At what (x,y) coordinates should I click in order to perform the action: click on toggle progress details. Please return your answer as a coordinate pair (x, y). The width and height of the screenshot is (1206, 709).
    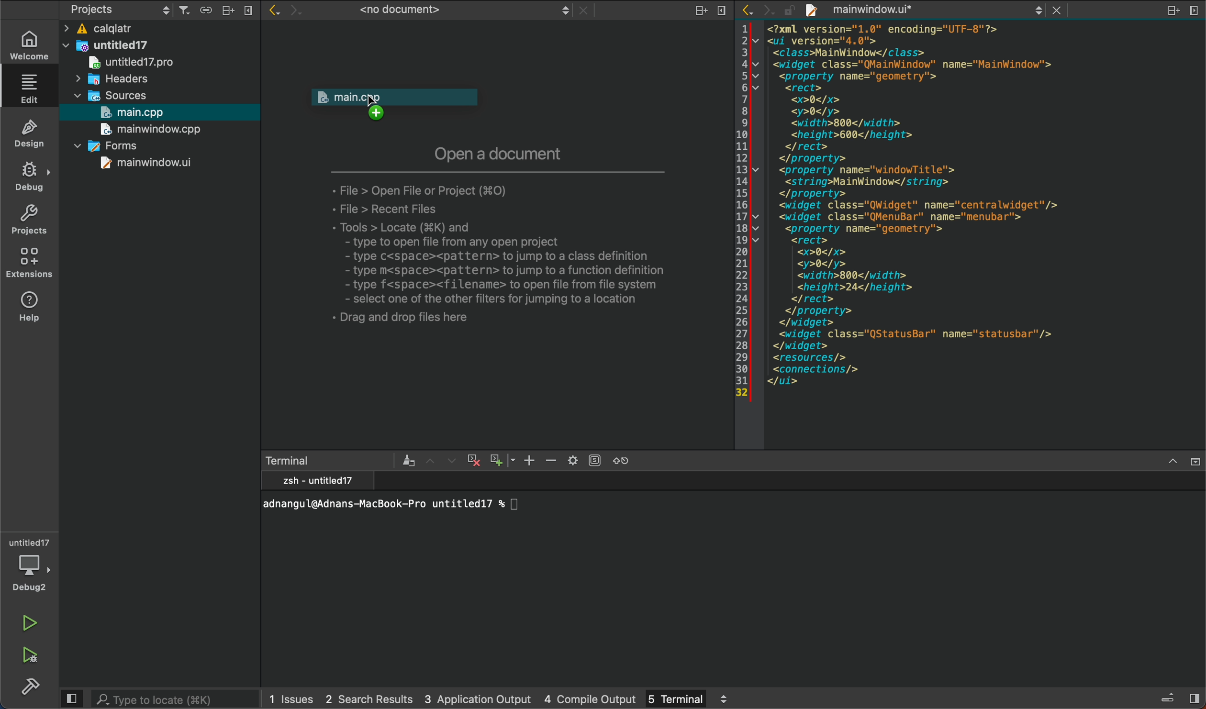
    Looking at the image, I should click on (1168, 698).